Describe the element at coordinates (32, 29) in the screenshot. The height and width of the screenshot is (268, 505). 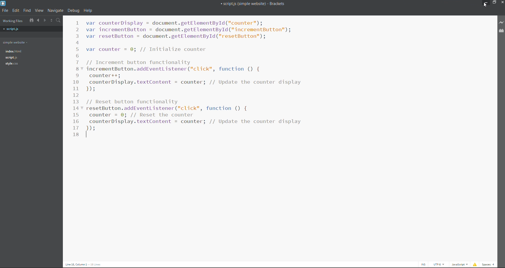
I see `script.js` at that location.